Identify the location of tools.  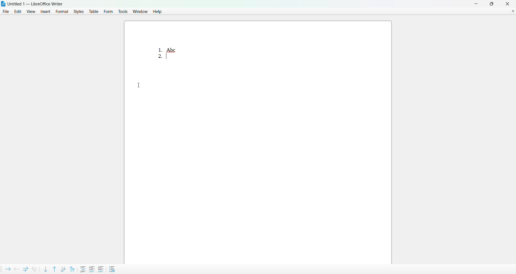
(123, 11).